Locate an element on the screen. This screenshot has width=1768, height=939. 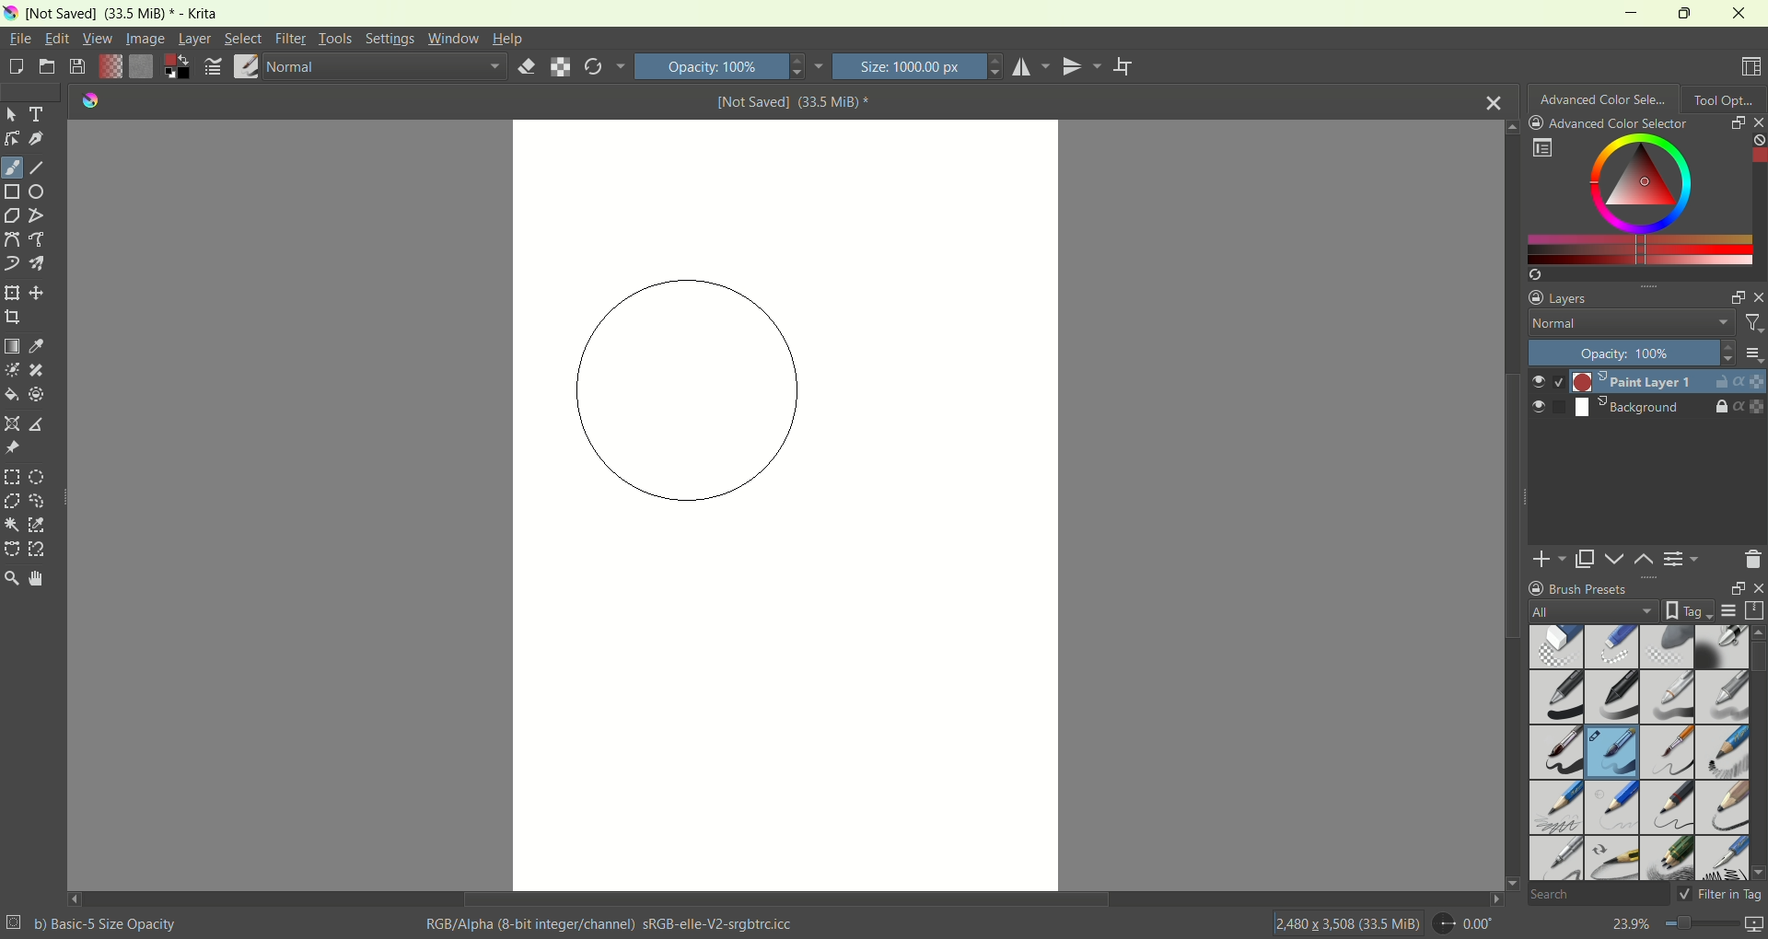
advanced color selector is located at coordinates (1609, 123).